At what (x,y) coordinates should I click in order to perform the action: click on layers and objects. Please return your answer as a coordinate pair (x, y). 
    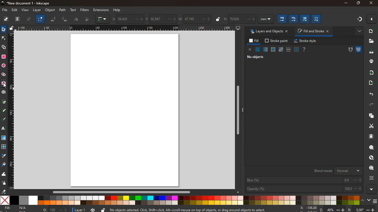
    Looking at the image, I should click on (271, 32).